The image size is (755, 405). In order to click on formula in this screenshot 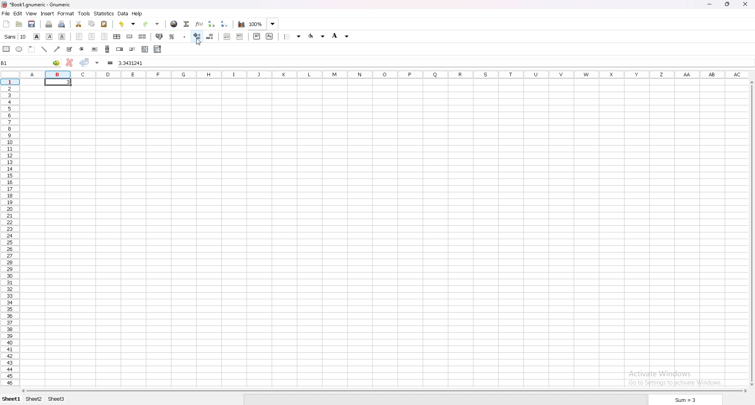, I will do `click(110, 63)`.